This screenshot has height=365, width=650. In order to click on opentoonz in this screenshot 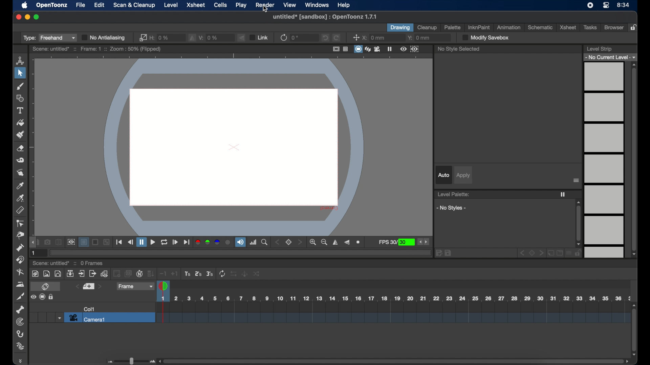, I will do `click(52, 5)`.